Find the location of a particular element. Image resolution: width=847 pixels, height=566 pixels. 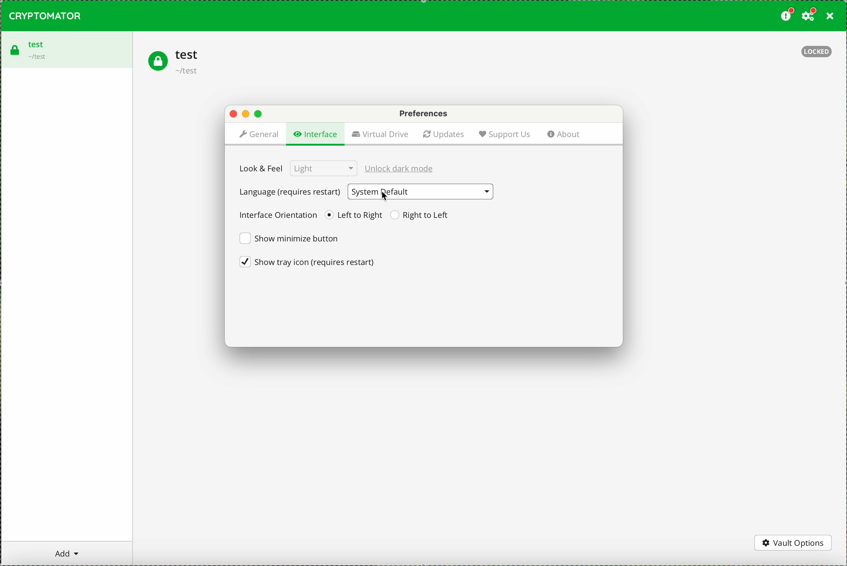

right to left is located at coordinates (421, 215).